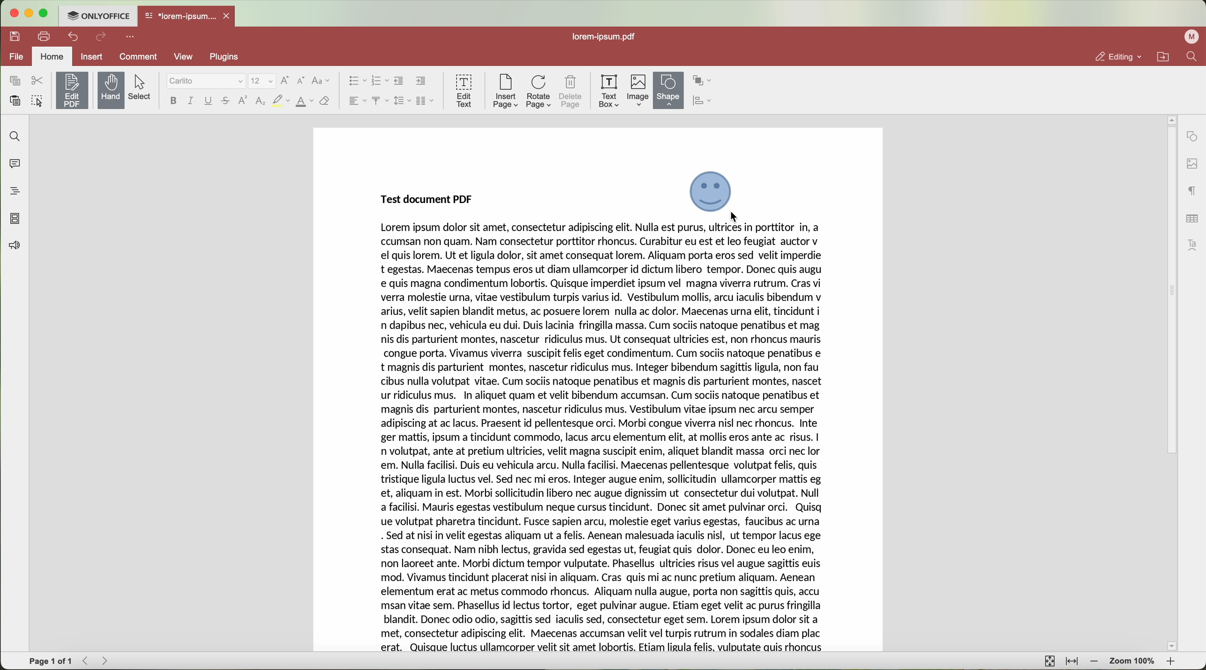 The image size is (1206, 670). I want to click on home, so click(53, 56).